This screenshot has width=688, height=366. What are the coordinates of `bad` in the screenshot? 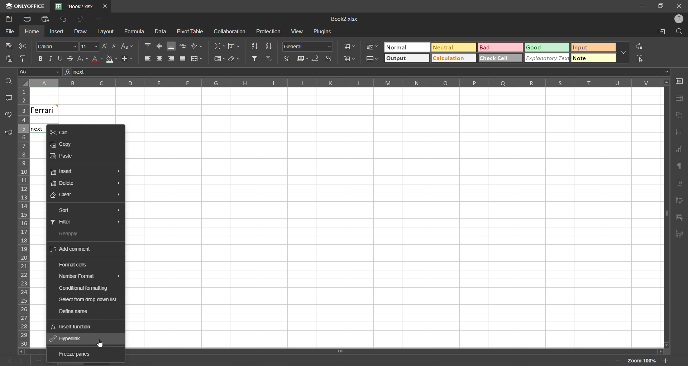 It's located at (494, 48).